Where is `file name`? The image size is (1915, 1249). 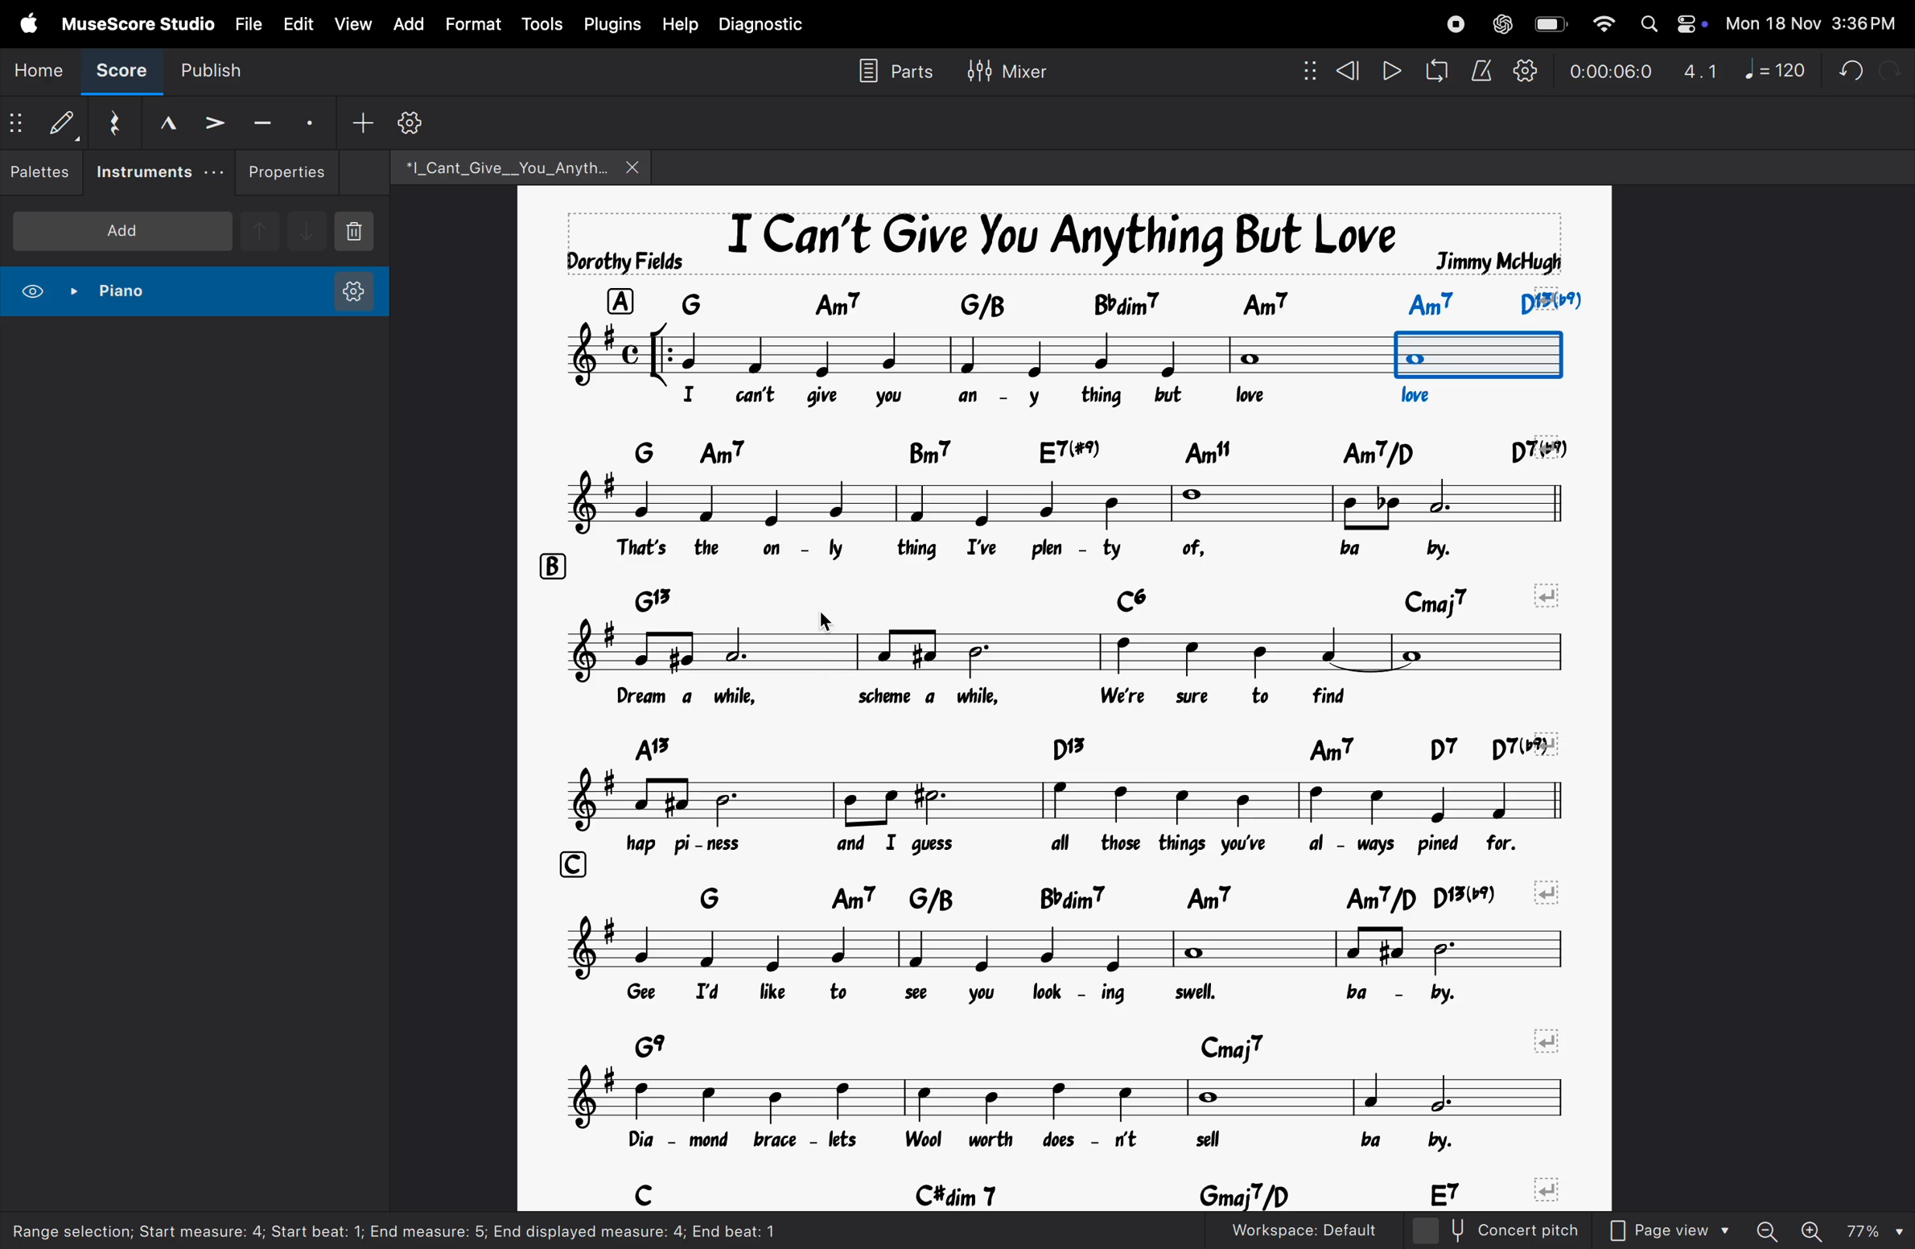
file name is located at coordinates (512, 164).